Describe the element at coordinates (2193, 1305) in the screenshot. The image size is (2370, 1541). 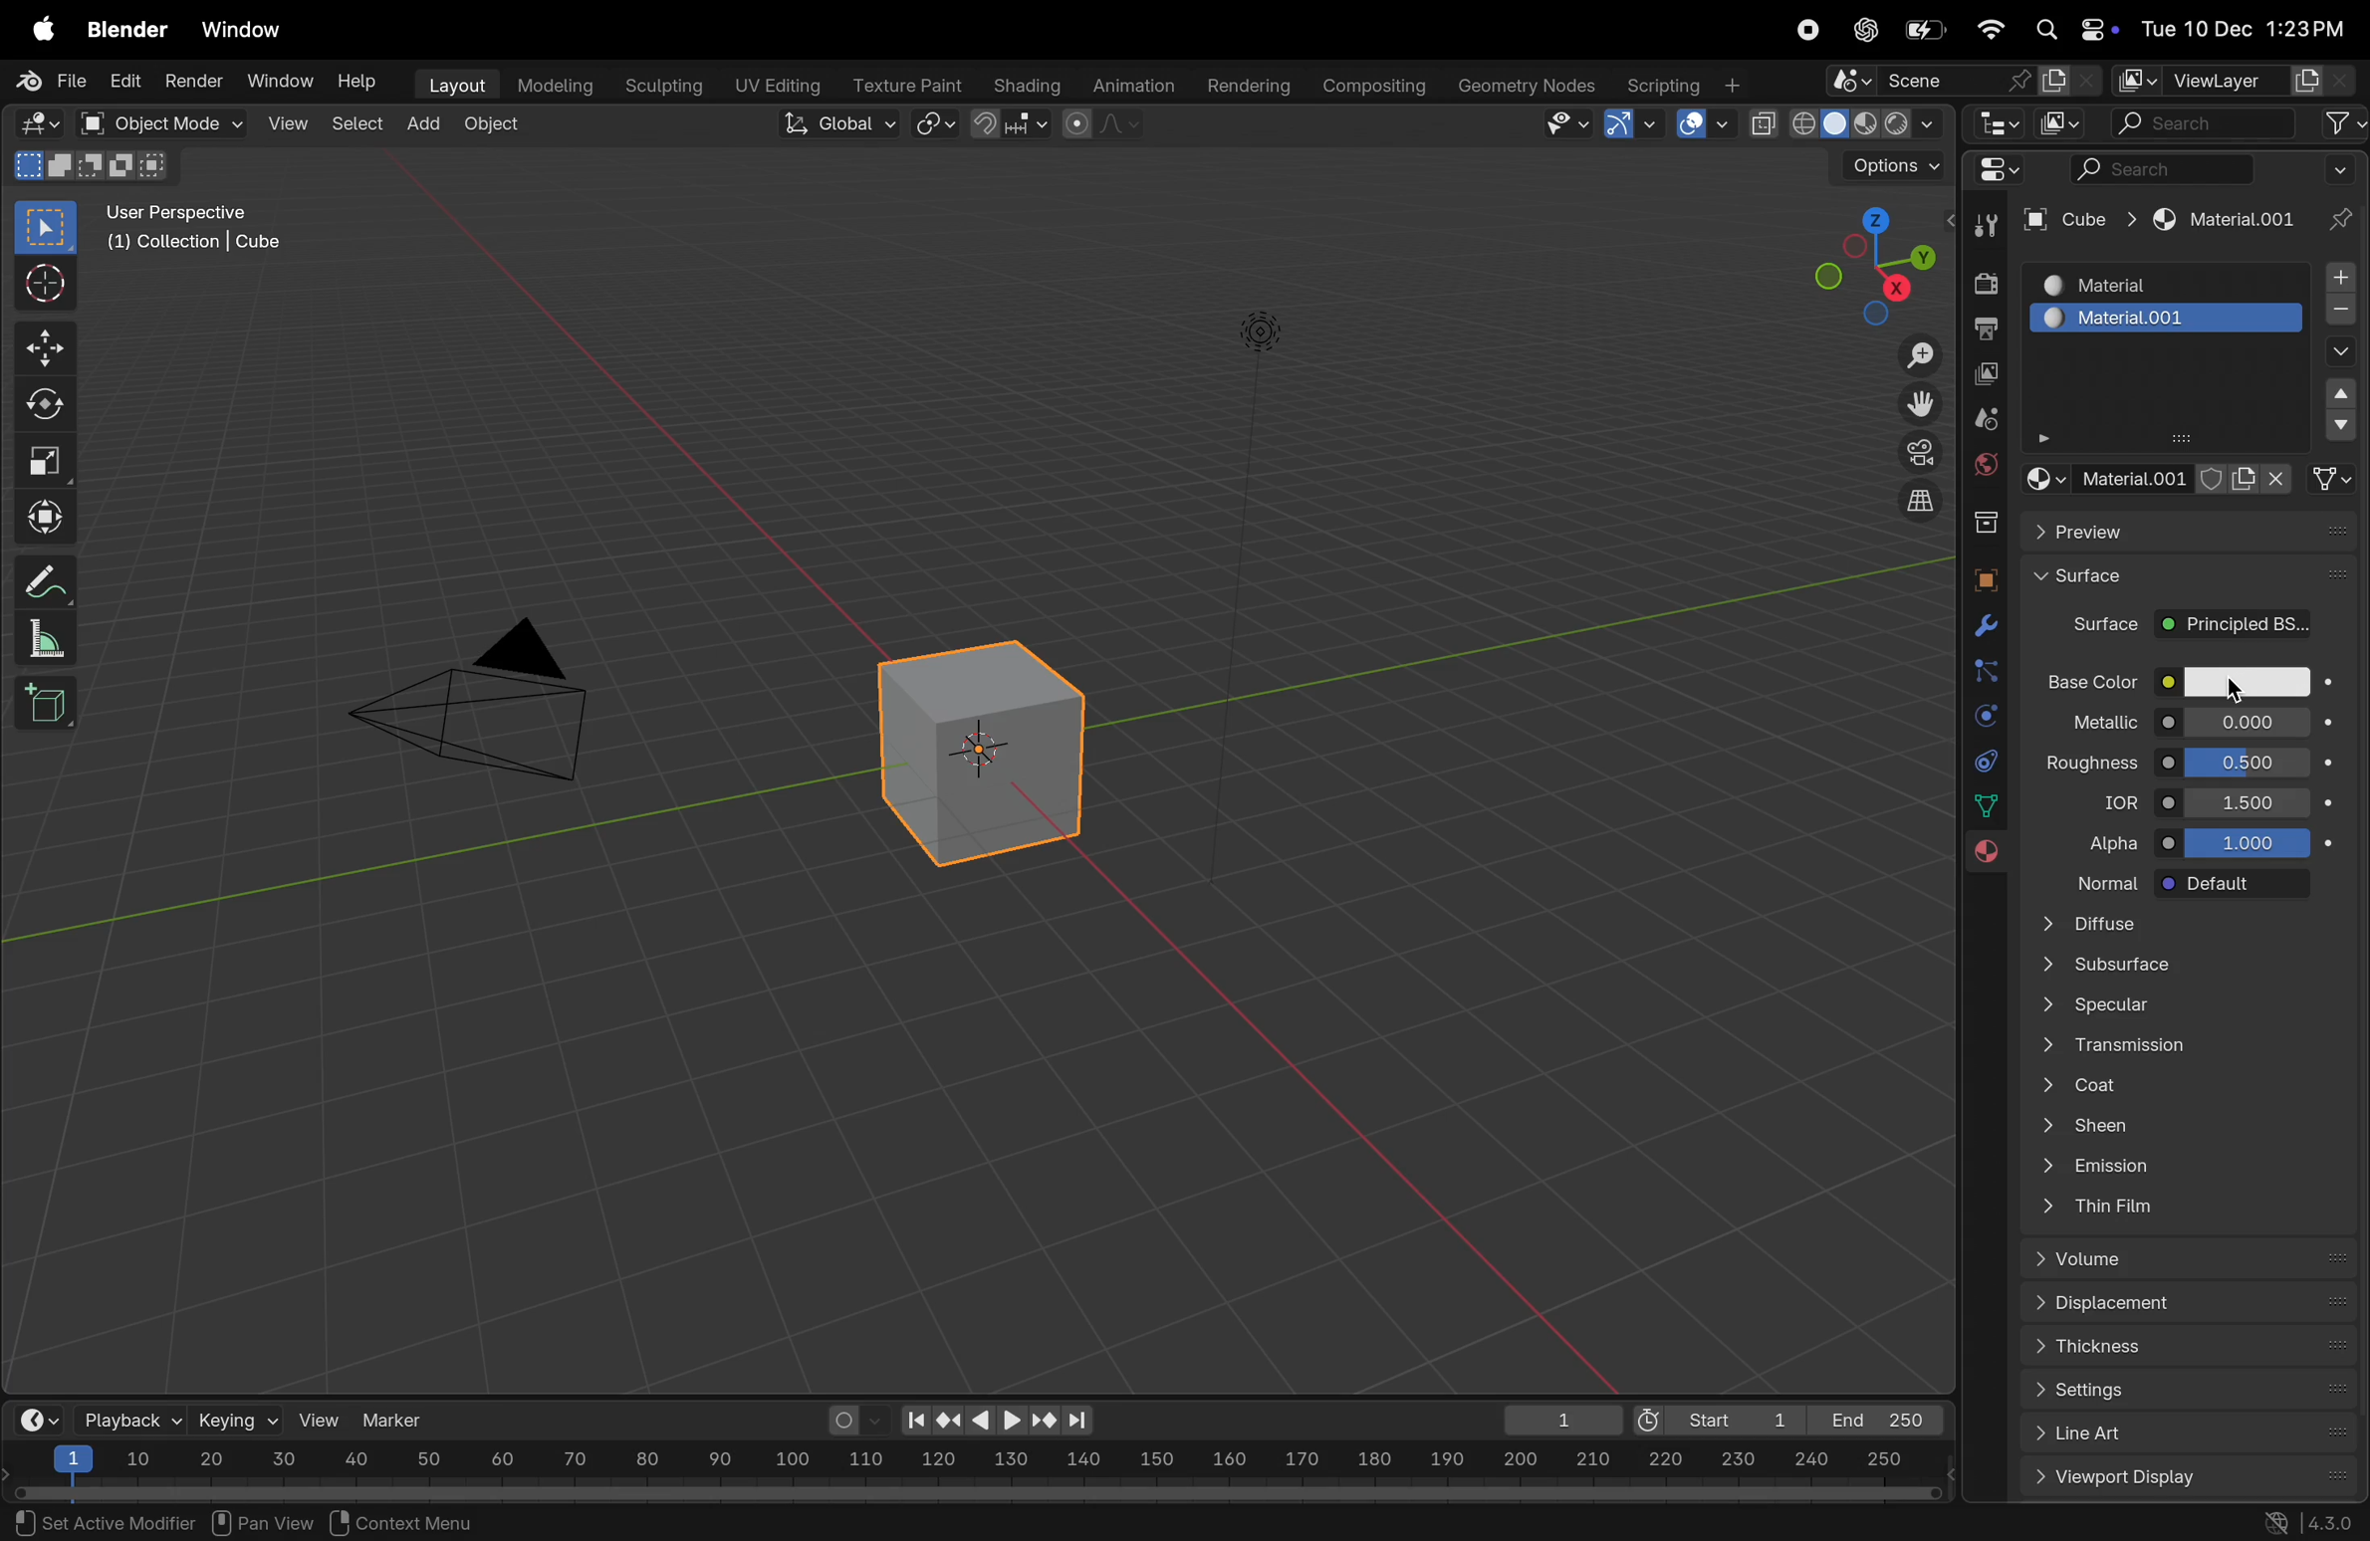
I see `displacement` at that location.